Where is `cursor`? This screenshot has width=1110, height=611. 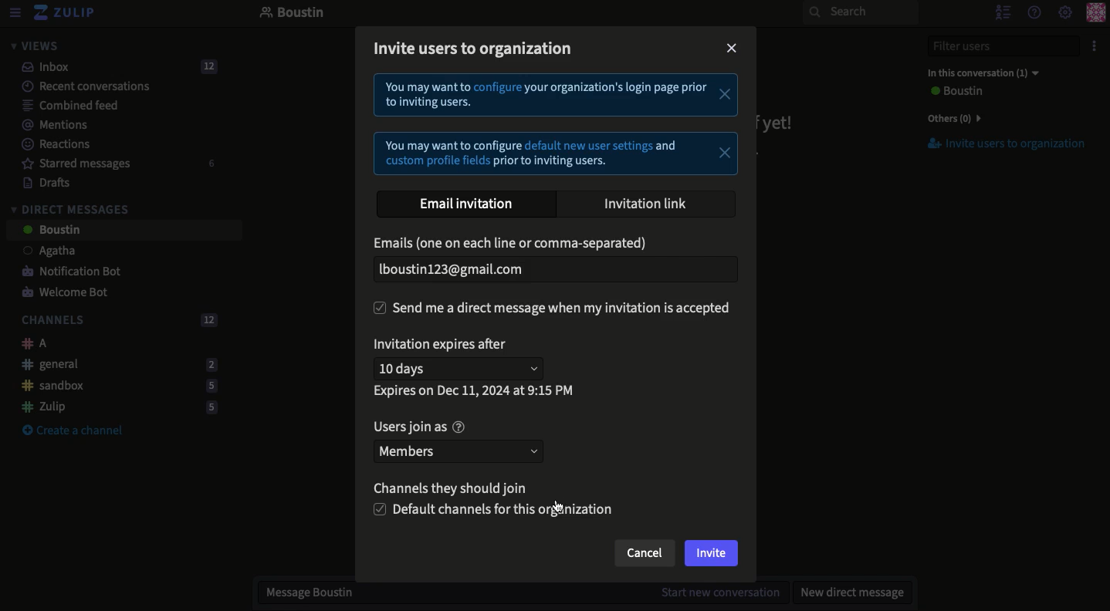 cursor is located at coordinates (563, 503).